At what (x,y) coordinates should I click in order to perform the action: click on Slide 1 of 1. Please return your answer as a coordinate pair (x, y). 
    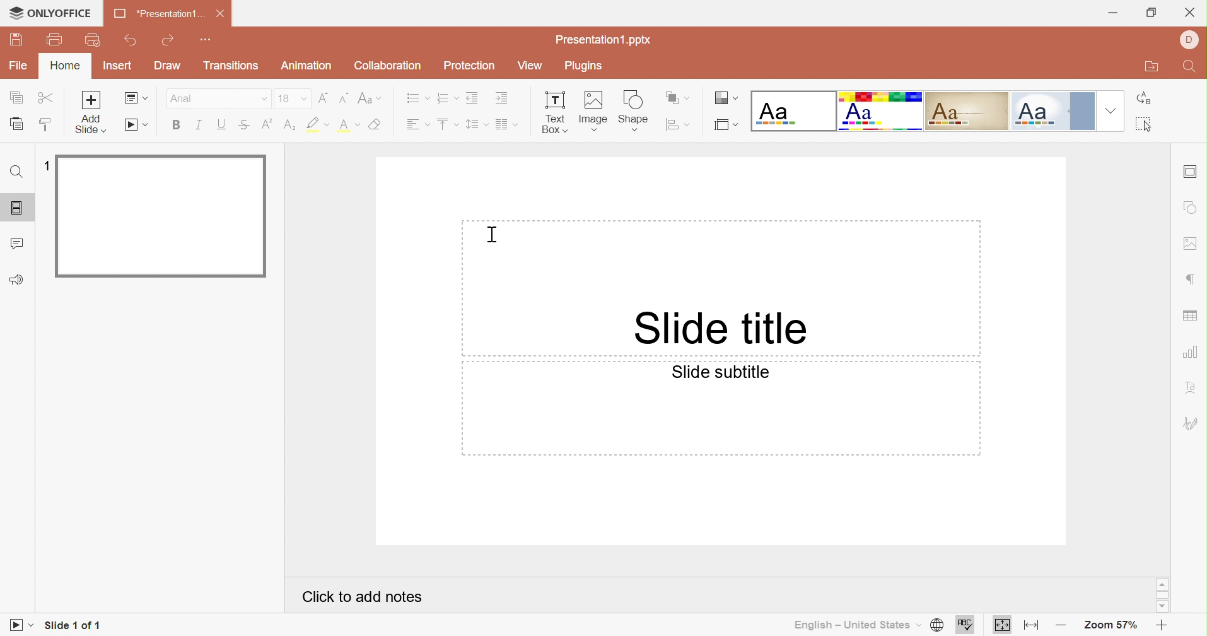
    Looking at the image, I should click on (74, 623).